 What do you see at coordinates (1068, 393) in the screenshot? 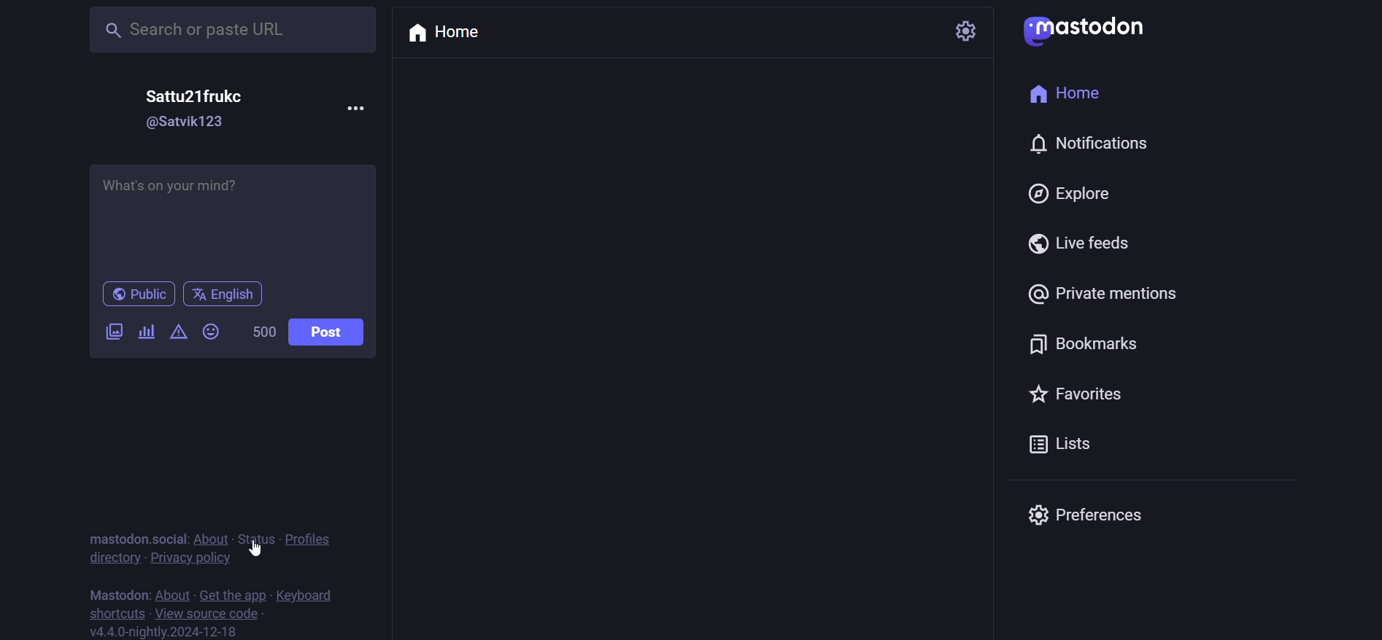
I see `favorite` at bounding box center [1068, 393].